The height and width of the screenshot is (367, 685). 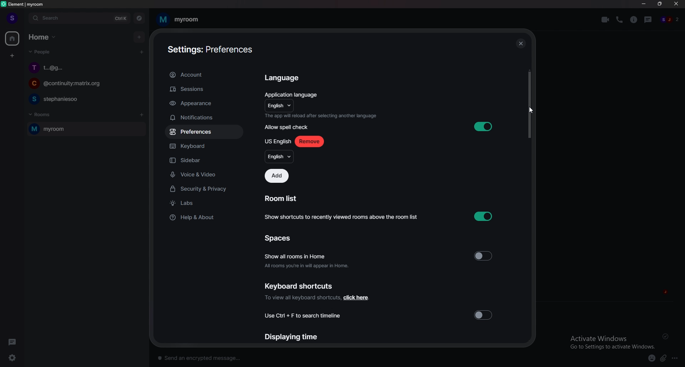 What do you see at coordinates (649, 358) in the screenshot?
I see `emoji` at bounding box center [649, 358].